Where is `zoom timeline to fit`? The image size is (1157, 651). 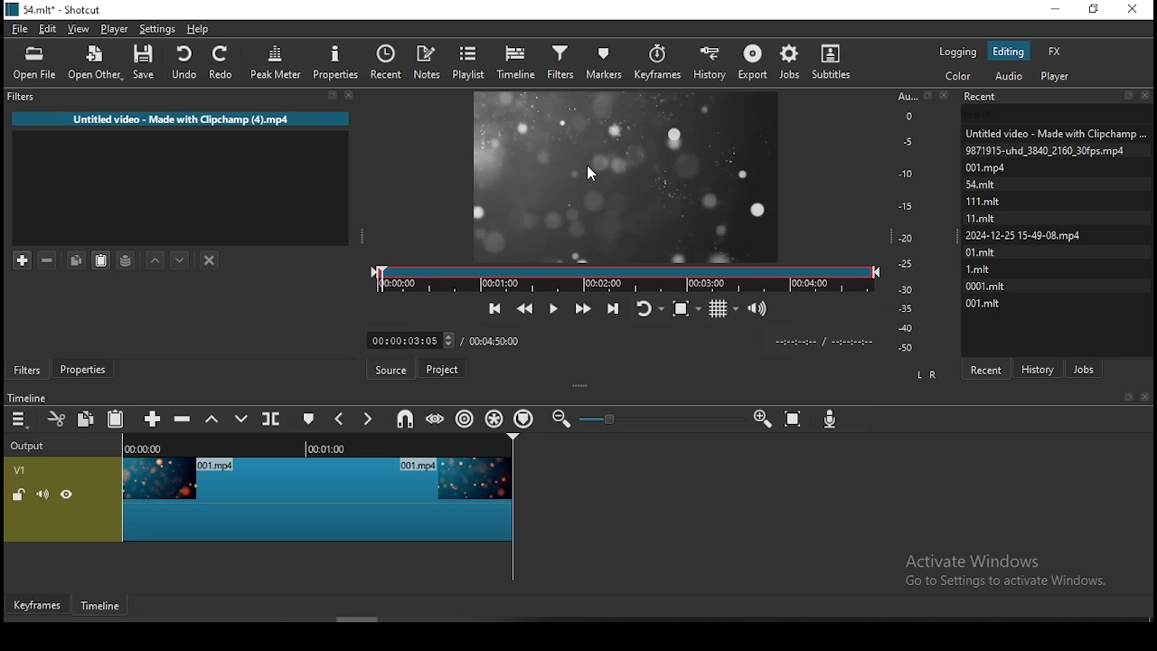
zoom timeline to fit is located at coordinates (794, 421).